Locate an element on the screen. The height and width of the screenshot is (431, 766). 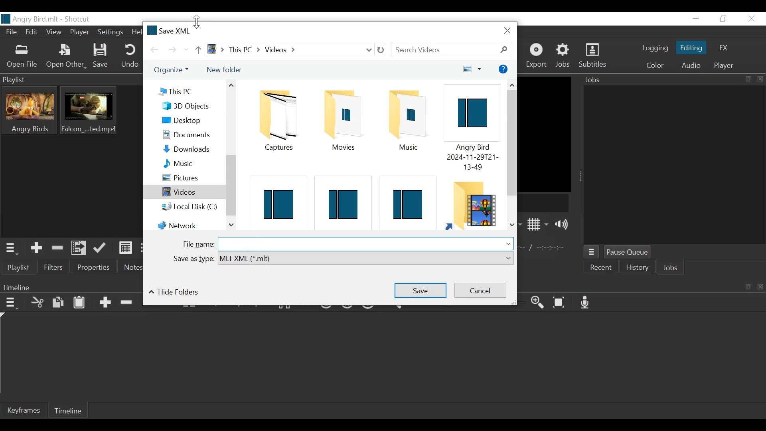
View is located at coordinates (54, 33).